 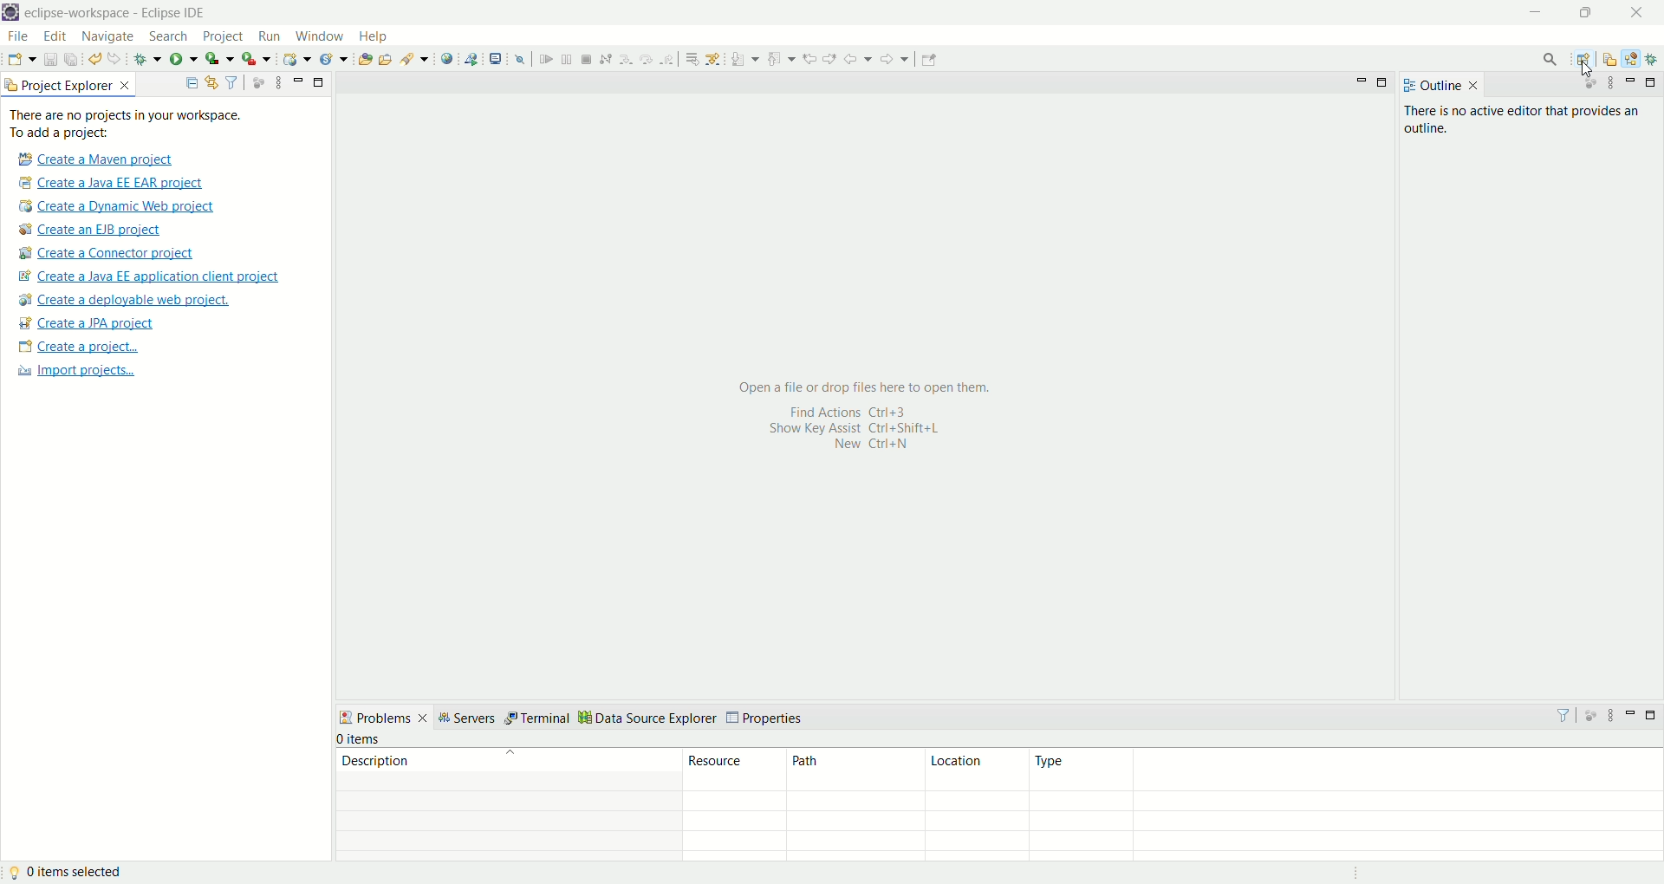 I want to click on create a JPA project, so click(x=86, y=322).